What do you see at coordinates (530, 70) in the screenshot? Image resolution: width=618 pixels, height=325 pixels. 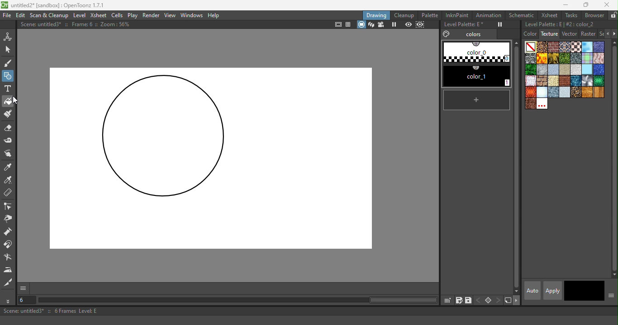 I see `leaves.bmp` at bounding box center [530, 70].